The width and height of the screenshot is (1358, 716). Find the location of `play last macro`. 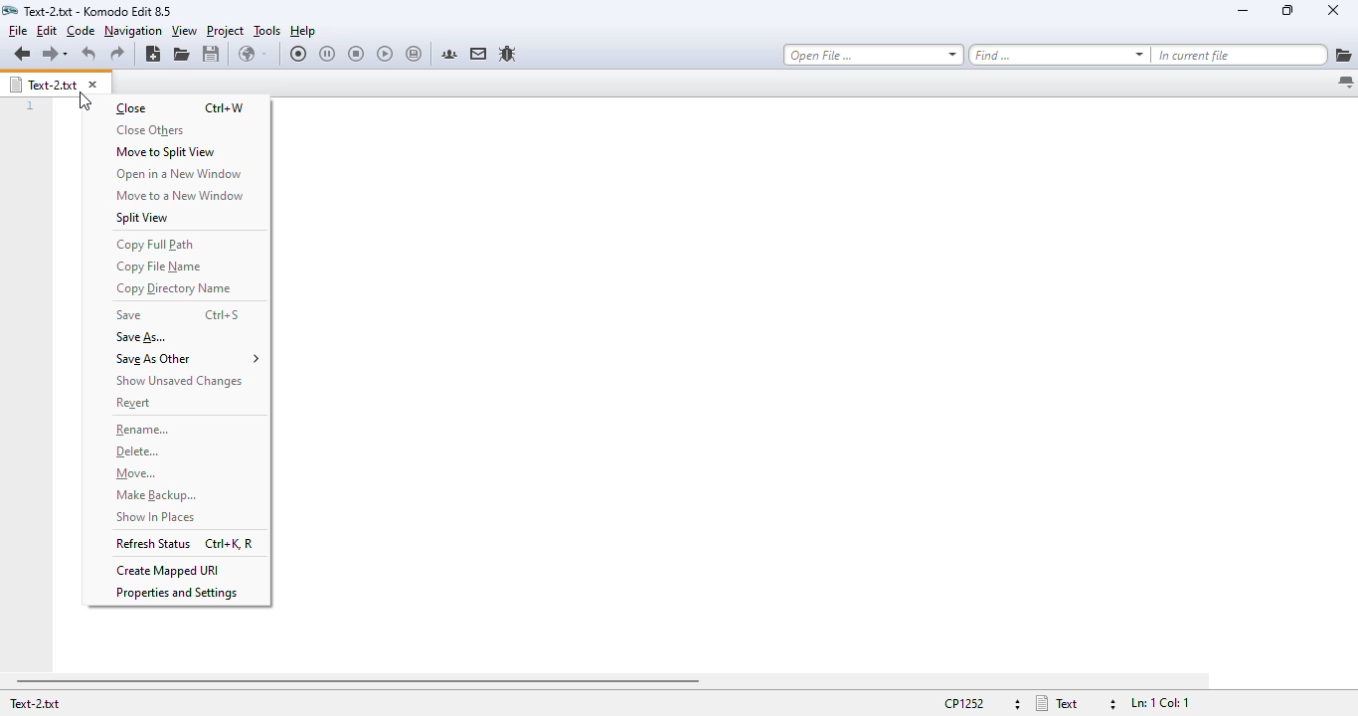

play last macro is located at coordinates (386, 55).